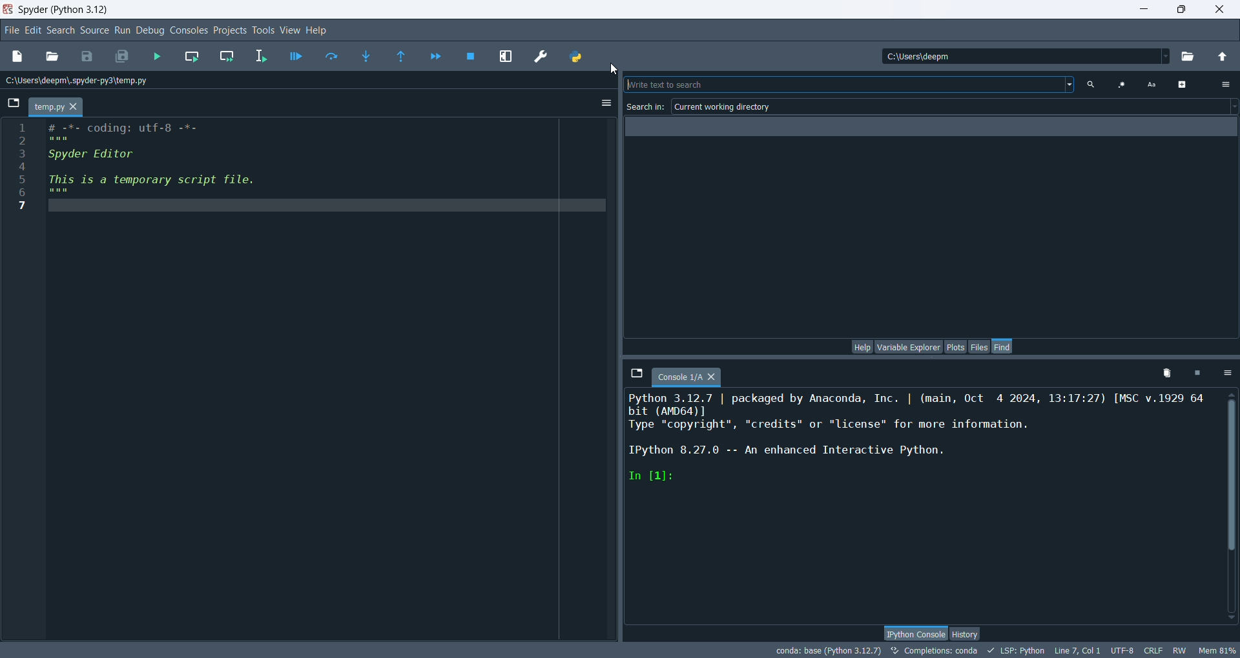 The height and width of the screenshot is (658, 1240). I want to click on RW, so click(1180, 650).